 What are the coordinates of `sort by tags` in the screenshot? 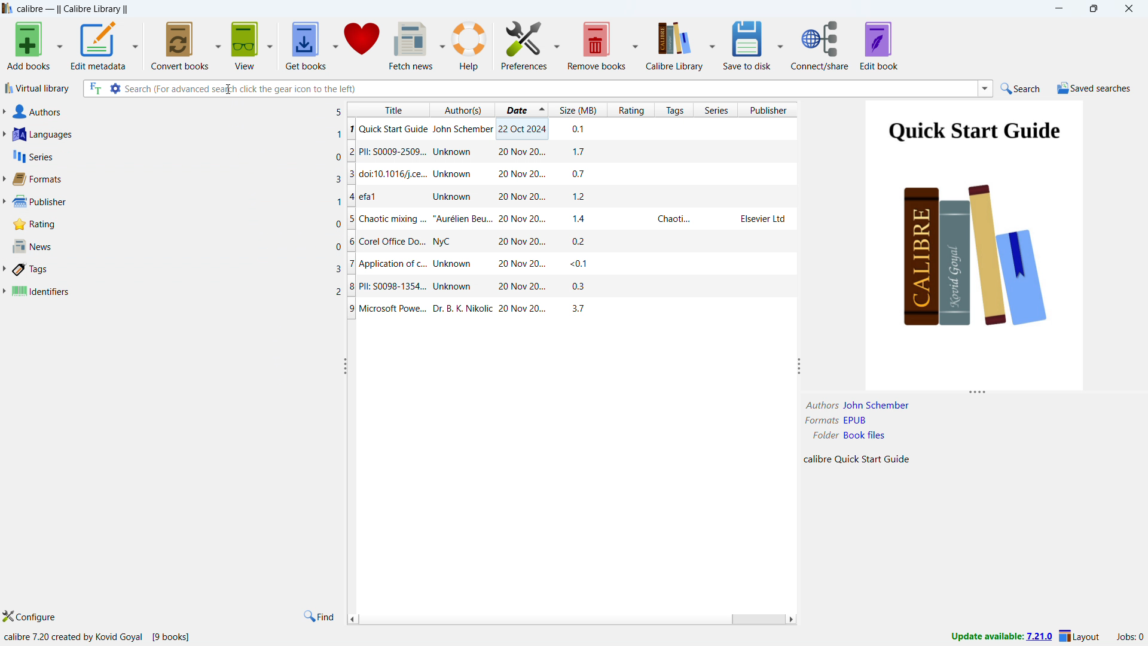 It's located at (674, 109).